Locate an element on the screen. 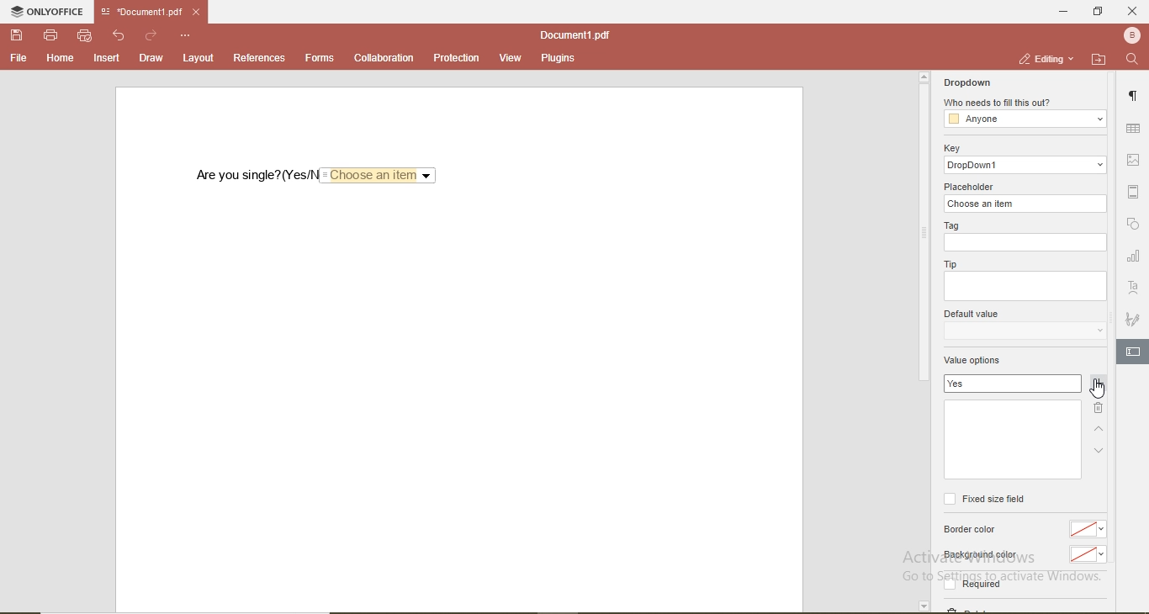 Image resolution: width=1149 pixels, height=614 pixels. Required is located at coordinates (974, 584).